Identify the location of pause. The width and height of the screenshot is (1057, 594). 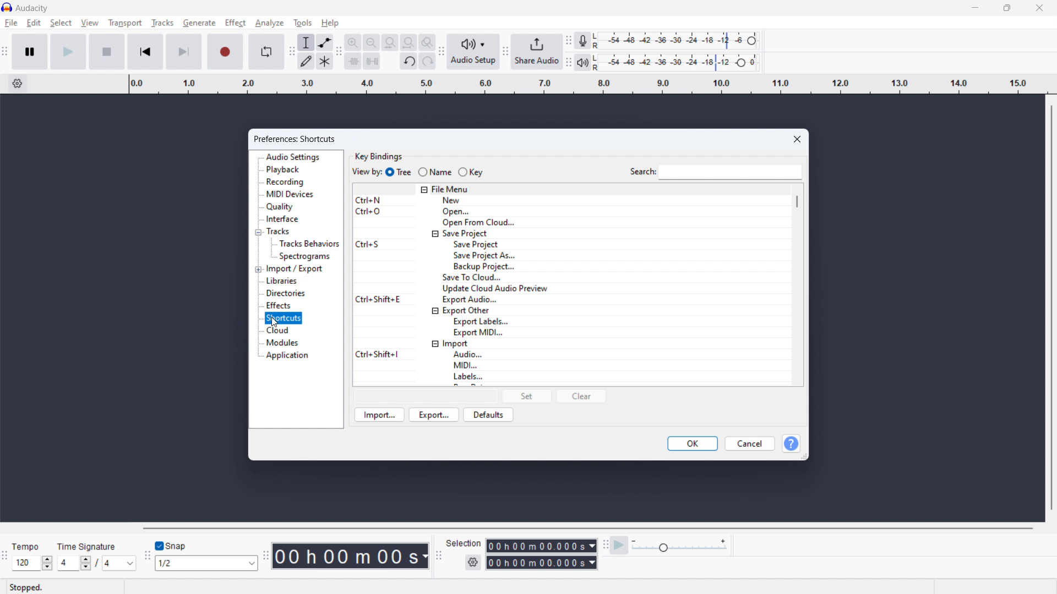
(30, 52).